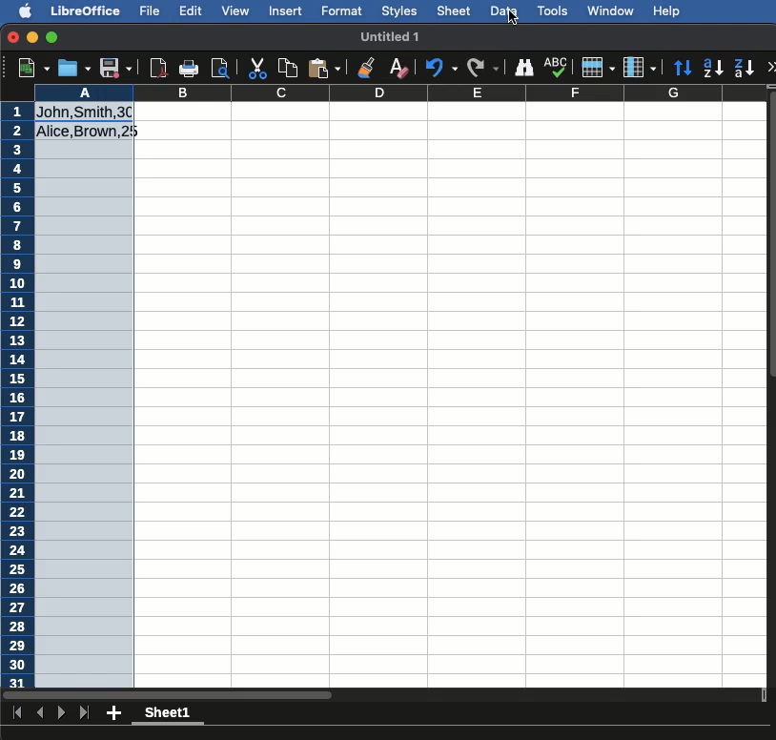 The height and width of the screenshot is (740, 776). Describe the element at coordinates (599, 66) in the screenshot. I see `Rows` at that location.